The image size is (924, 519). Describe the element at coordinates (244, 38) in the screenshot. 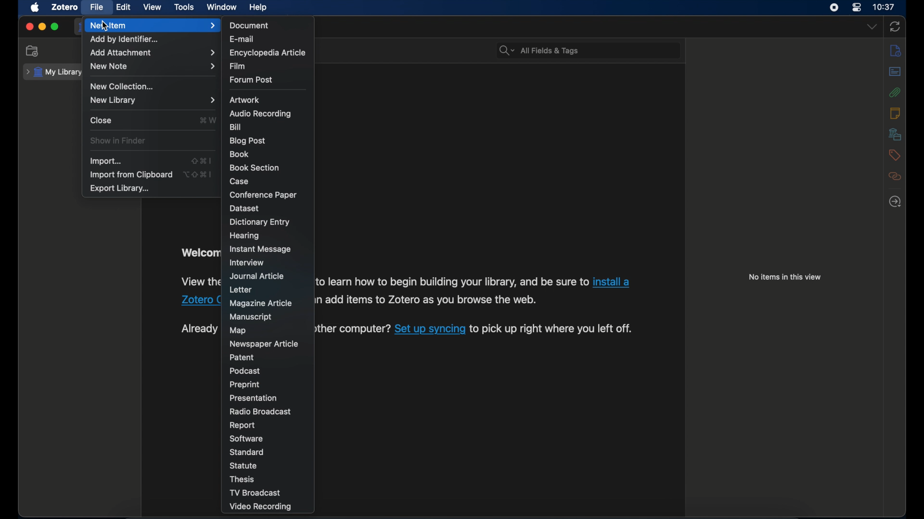

I see `e-mail` at that location.